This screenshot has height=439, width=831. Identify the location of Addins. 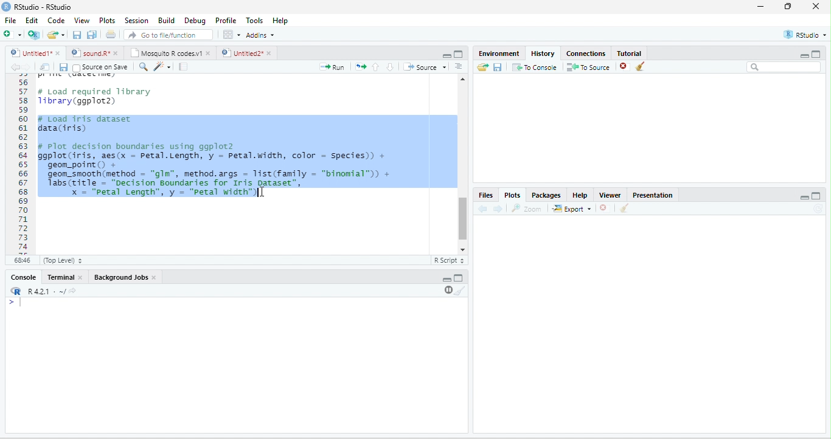
(260, 35).